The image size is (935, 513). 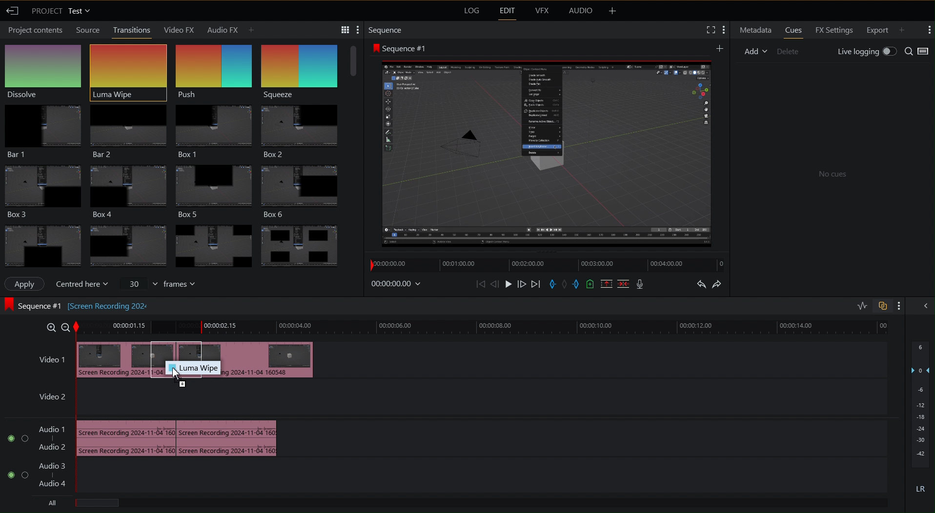 I want to click on Timeline, so click(x=546, y=265).